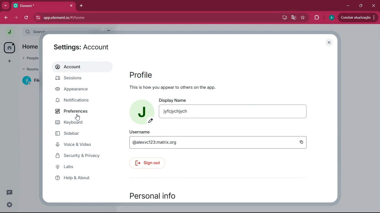 The height and width of the screenshot is (213, 380). What do you see at coordinates (74, 78) in the screenshot?
I see `Sessions` at bounding box center [74, 78].